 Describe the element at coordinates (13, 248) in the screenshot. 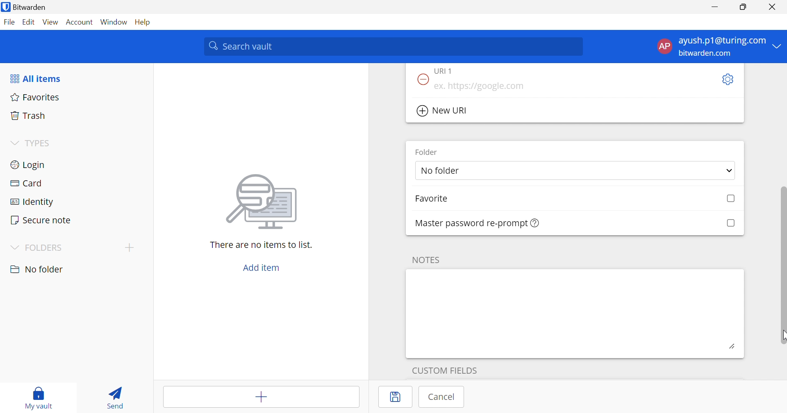

I see `Drop Down` at that location.